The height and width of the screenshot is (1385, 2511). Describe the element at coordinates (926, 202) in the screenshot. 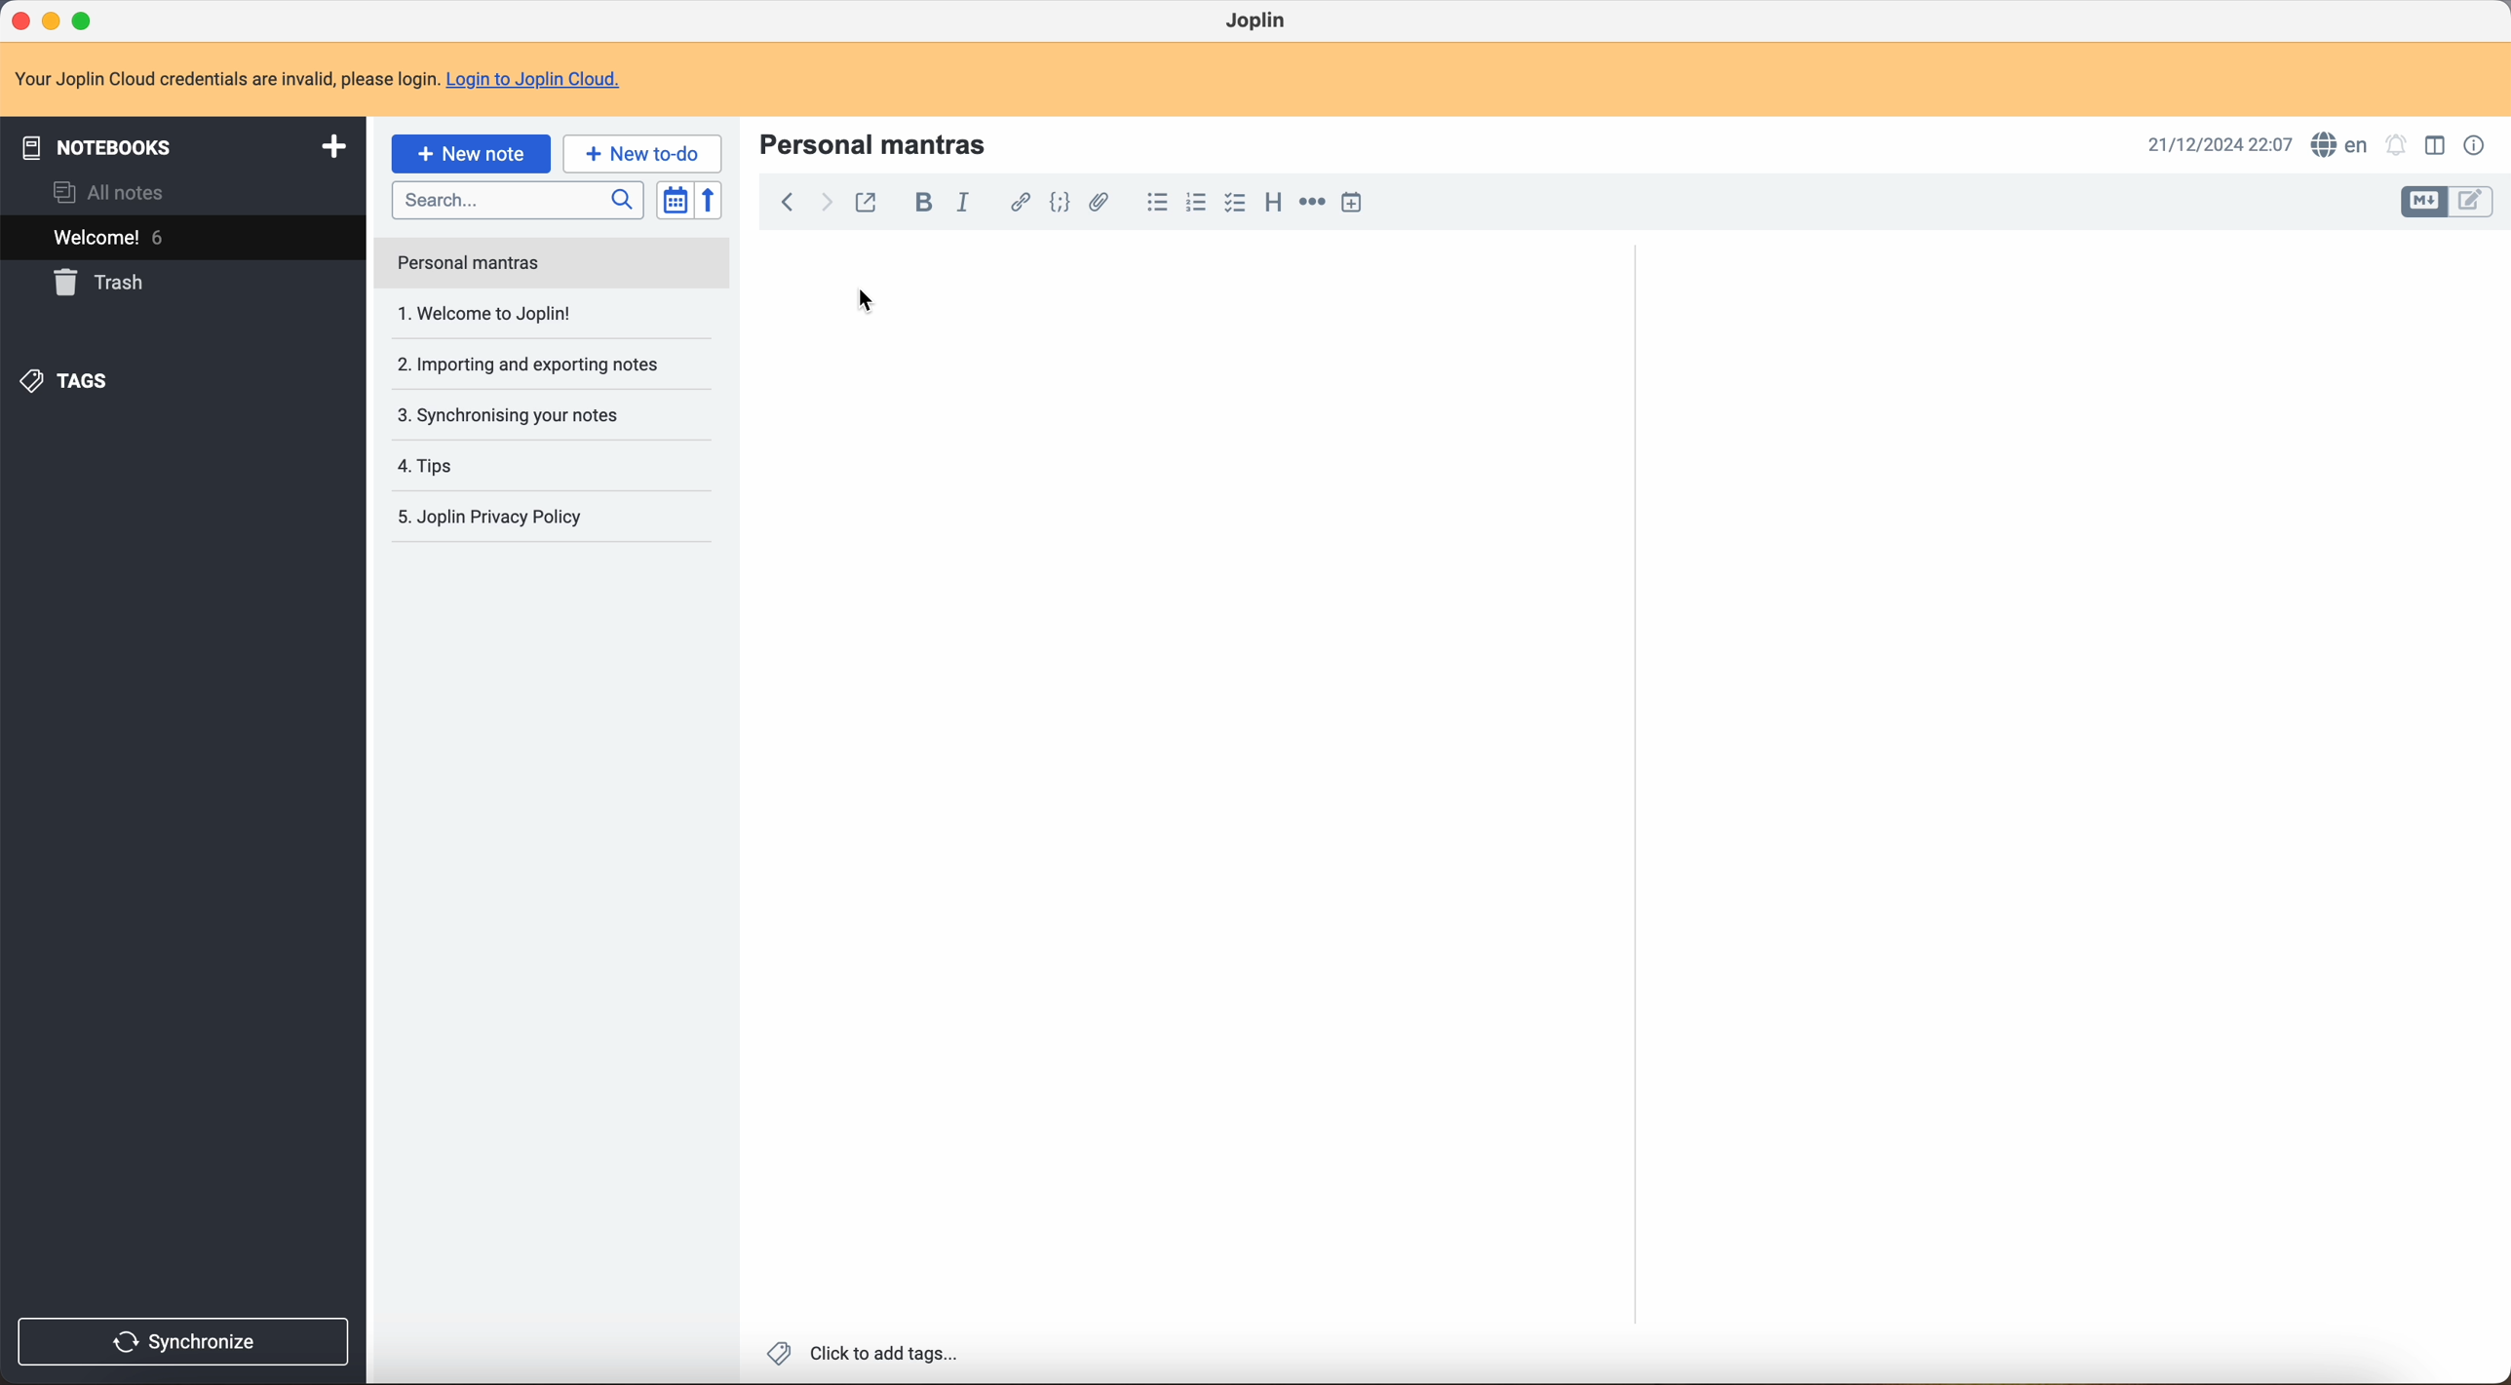

I see `bold` at that location.